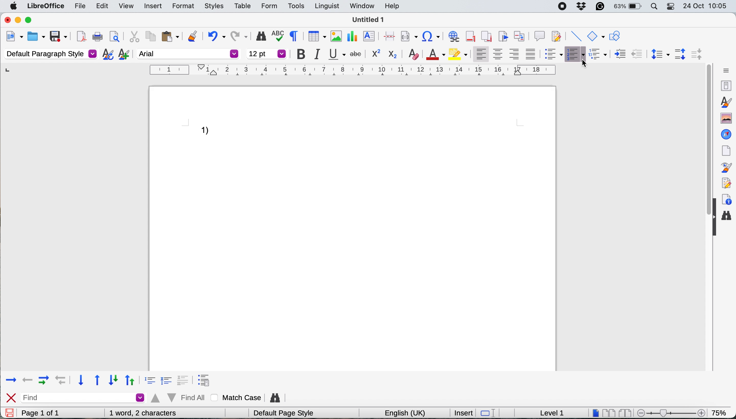 The width and height of the screenshot is (736, 419). What do you see at coordinates (216, 35) in the screenshot?
I see `undo` at bounding box center [216, 35].